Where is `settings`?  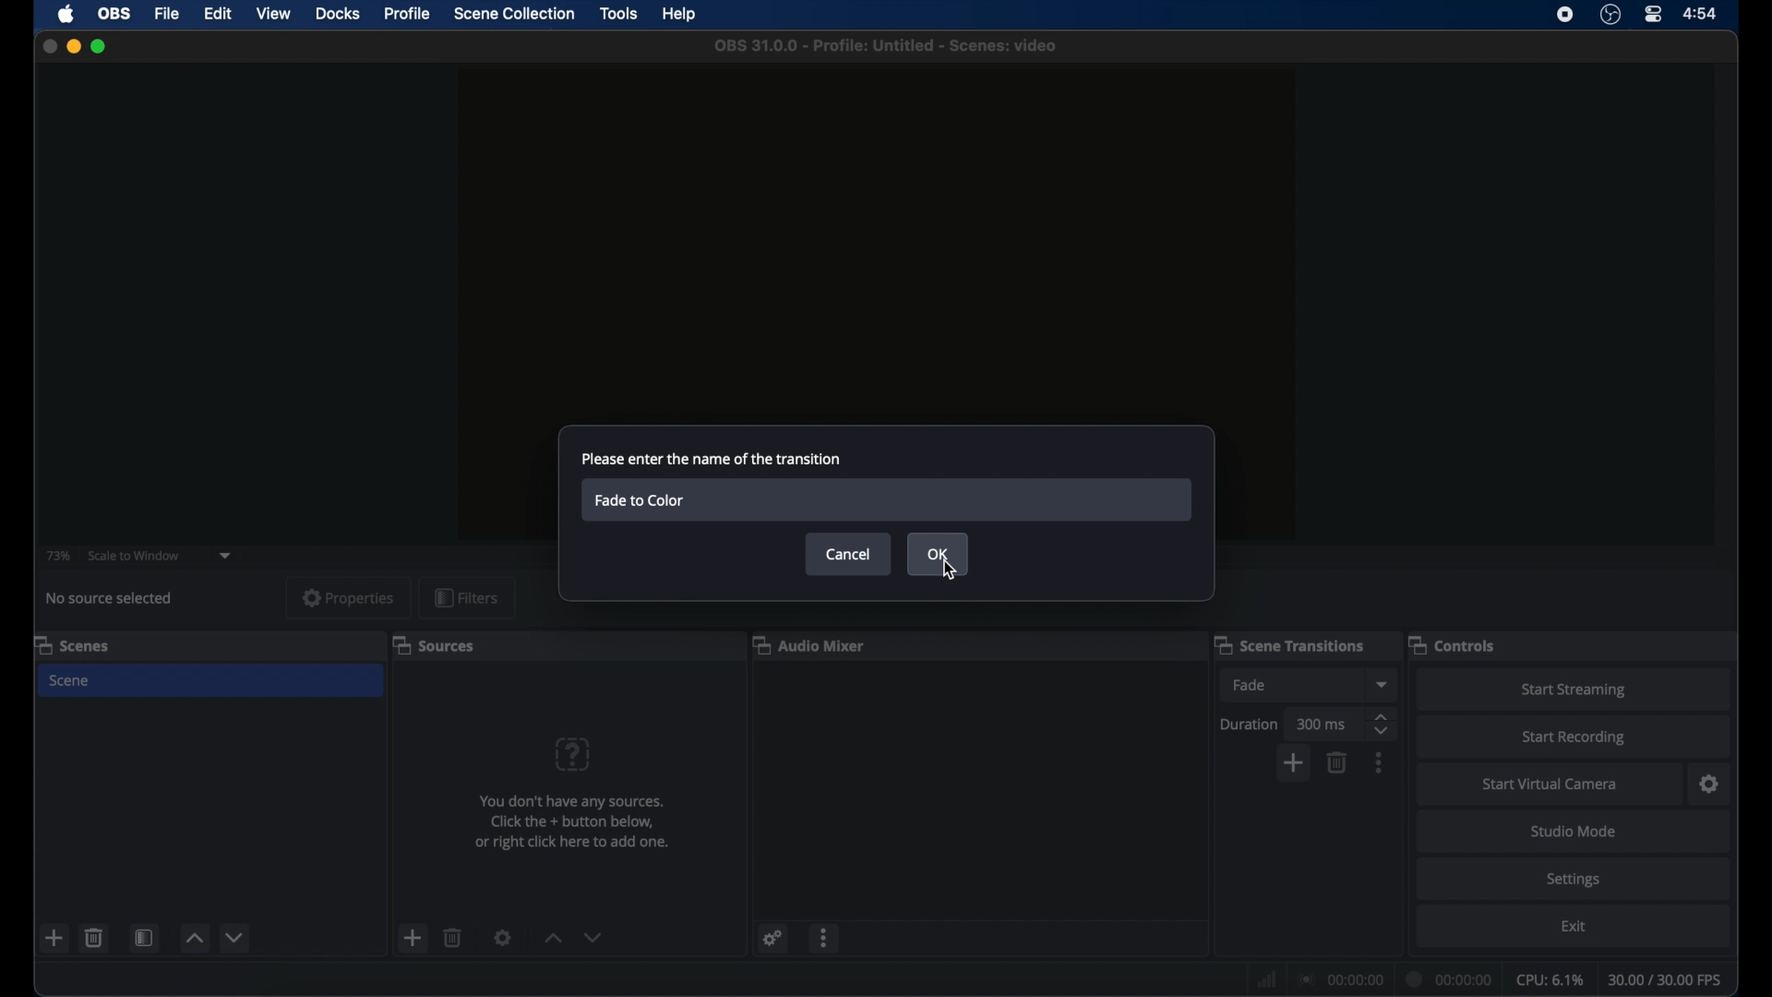
settings is located at coordinates (503, 937).